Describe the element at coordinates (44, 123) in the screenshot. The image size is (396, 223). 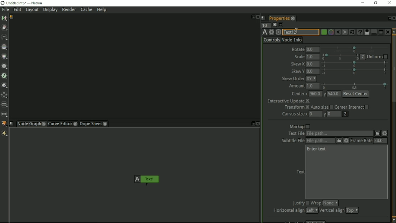
I see `close` at that location.